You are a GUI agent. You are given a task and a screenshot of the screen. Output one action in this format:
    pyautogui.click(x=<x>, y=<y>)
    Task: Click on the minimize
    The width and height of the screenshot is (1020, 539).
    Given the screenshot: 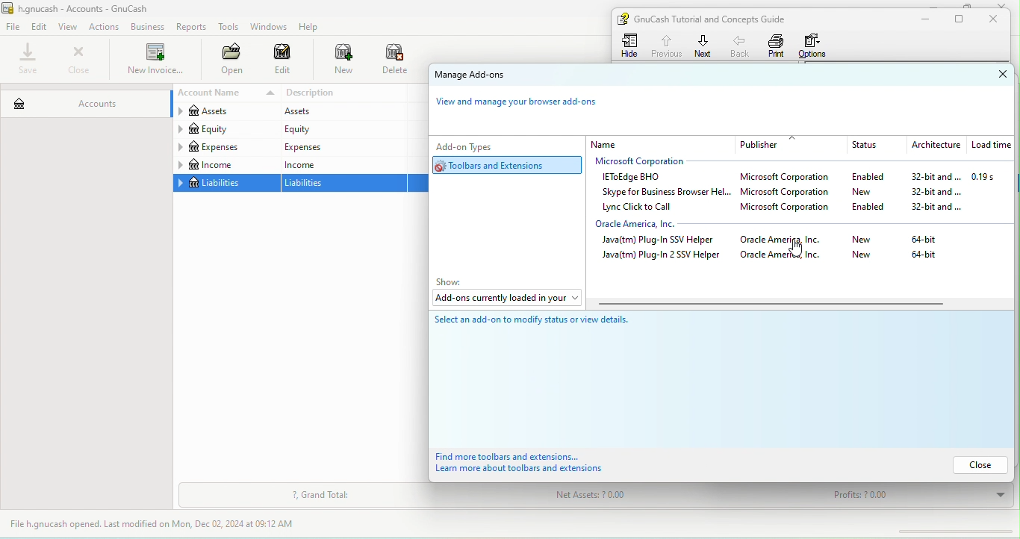 What is the action you would take?
    pyautogui.click(x=922, y=19)
    